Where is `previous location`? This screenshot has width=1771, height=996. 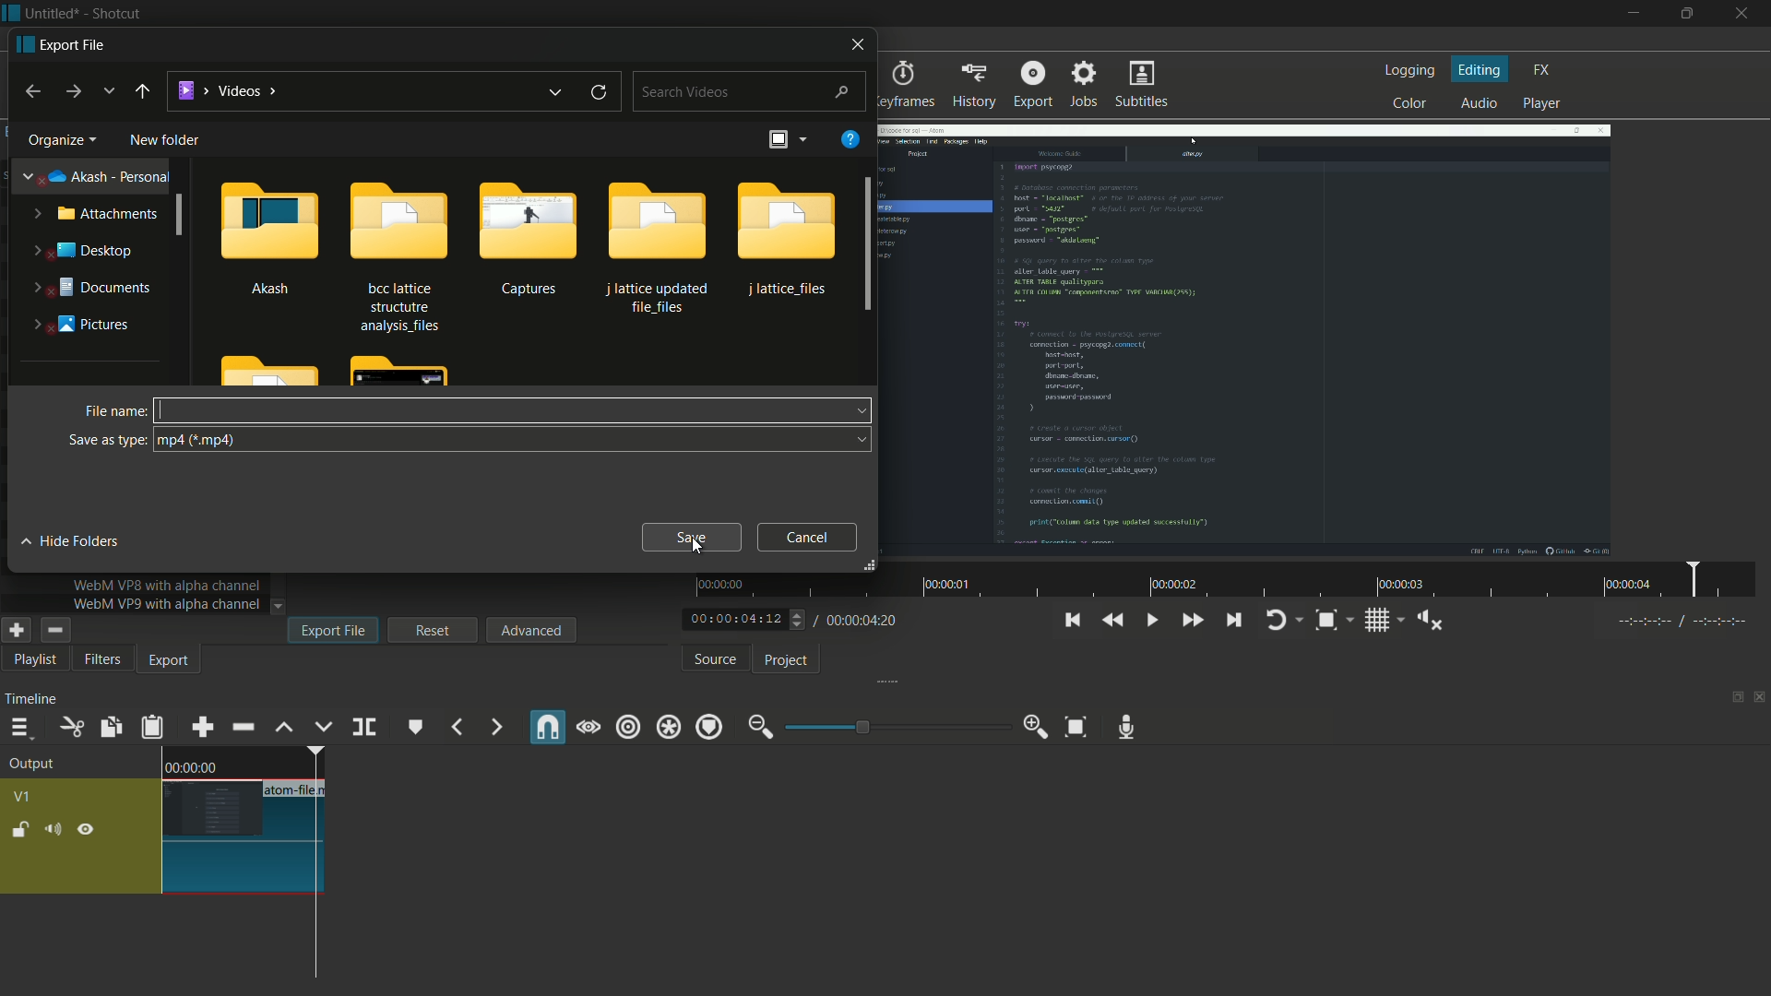
previous location is located at coordinates (556, 92).